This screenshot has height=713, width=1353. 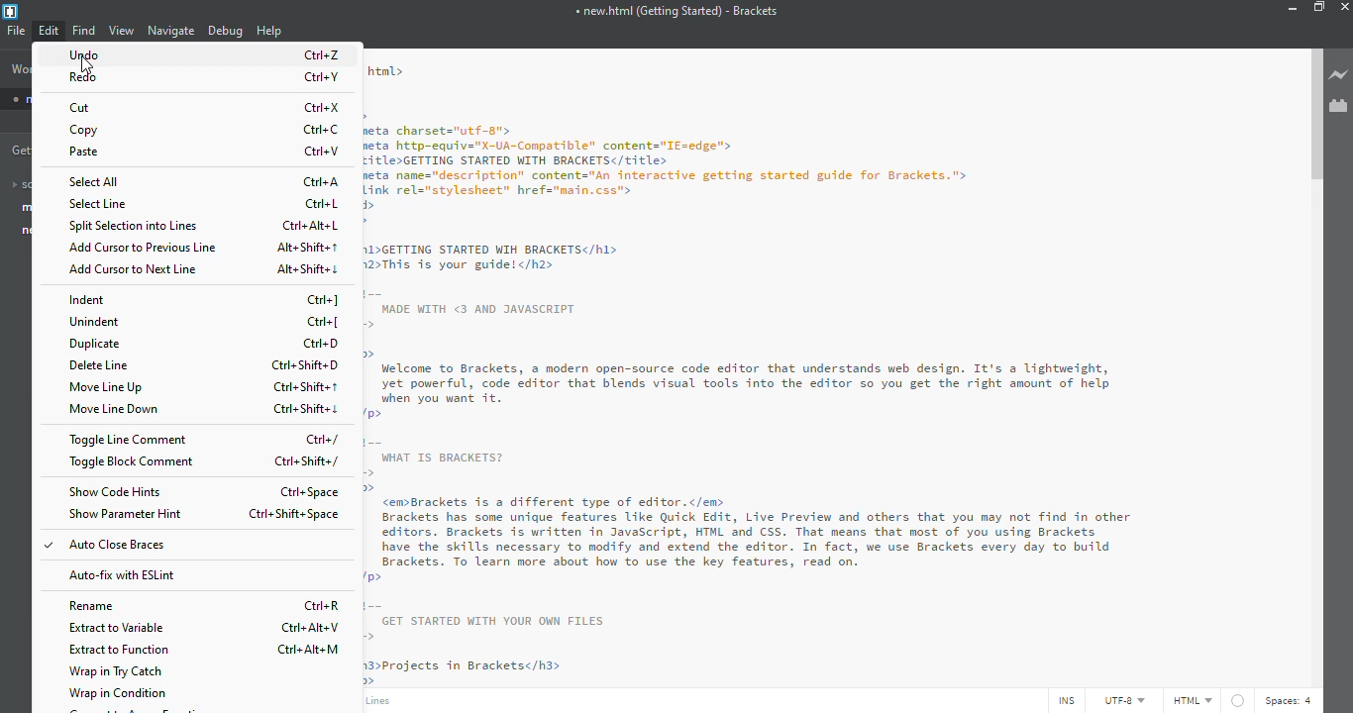 What do you see at coordinates (383, 702) in the screenshot?
I see `line 13, column 31- 208 lines` at bounding box center [383, 702].